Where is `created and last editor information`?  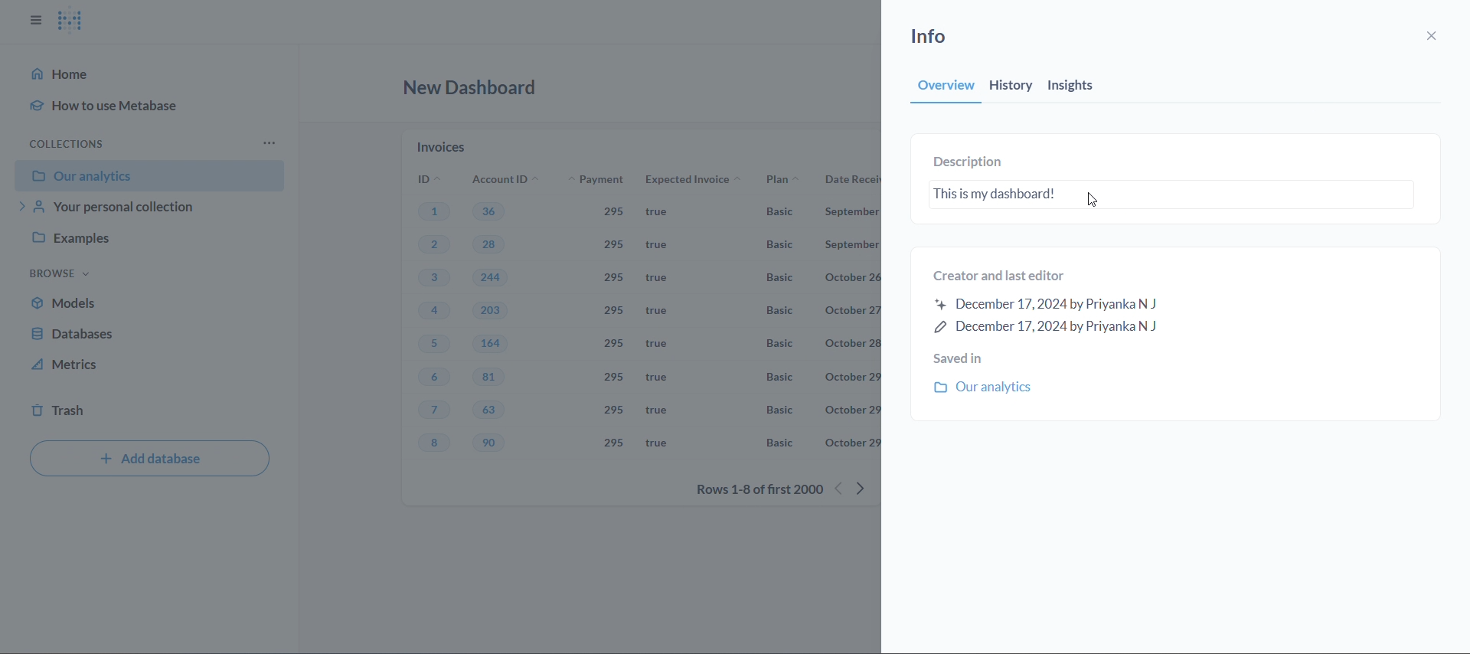 created and last editor information is located at coordinates (1063, 302).